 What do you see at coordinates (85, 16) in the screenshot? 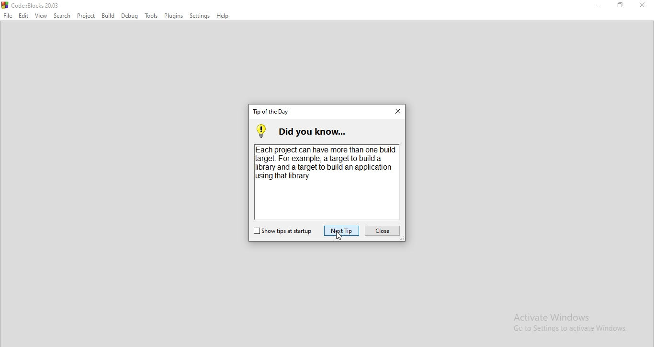
I see `Project ` at bounding box center [85, 16].